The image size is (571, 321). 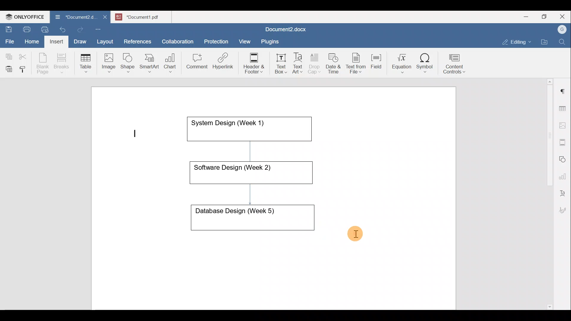 What do you see at coordinates (517, 41) in the screenshot?
I see `Editing mode` at bounding box center [517, 41].